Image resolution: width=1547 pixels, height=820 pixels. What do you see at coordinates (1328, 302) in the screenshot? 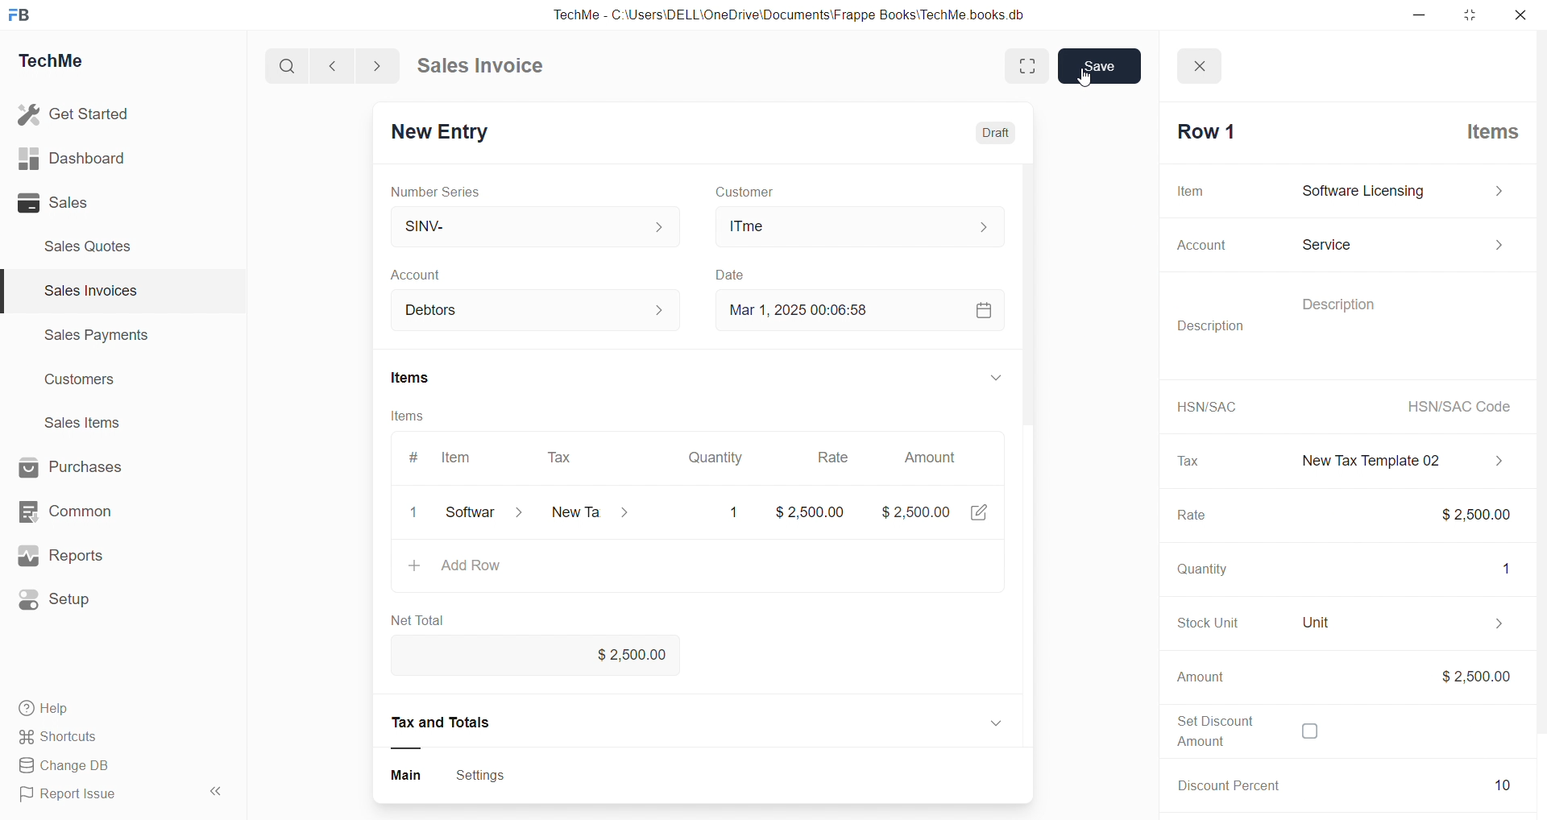
I see `Description` at bounding box center [1328, 302].